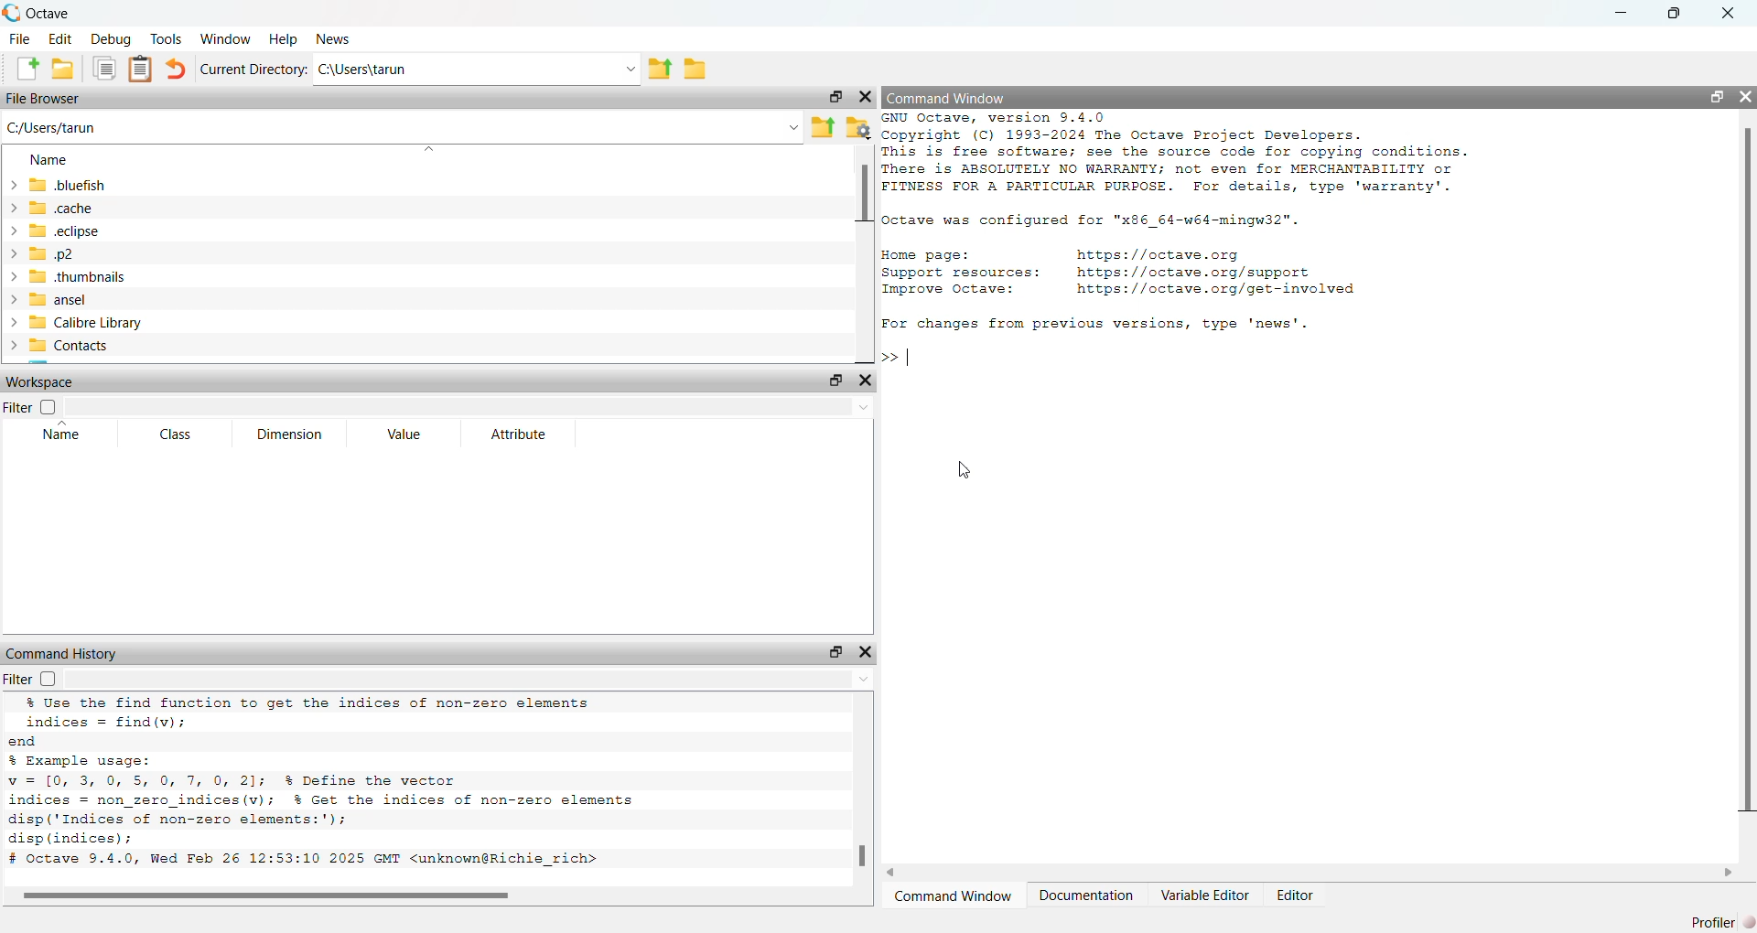  Describe the element at coordinates (142, 70) in the screenshot. I see `document clipboard` at that location.